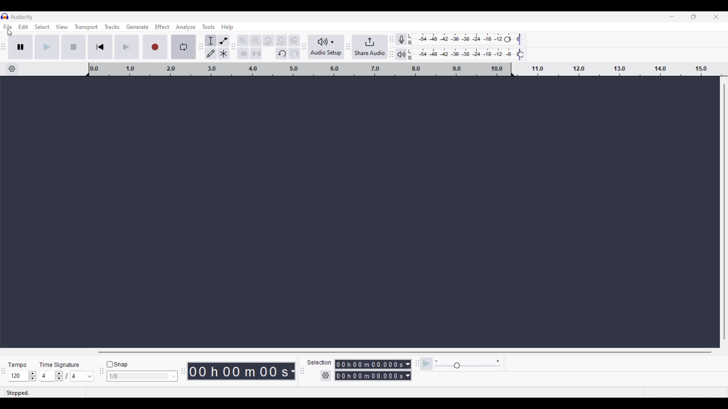  Describe the element at coordinates (244, 41) in the screenshot. I see `Zoom in` at that location.